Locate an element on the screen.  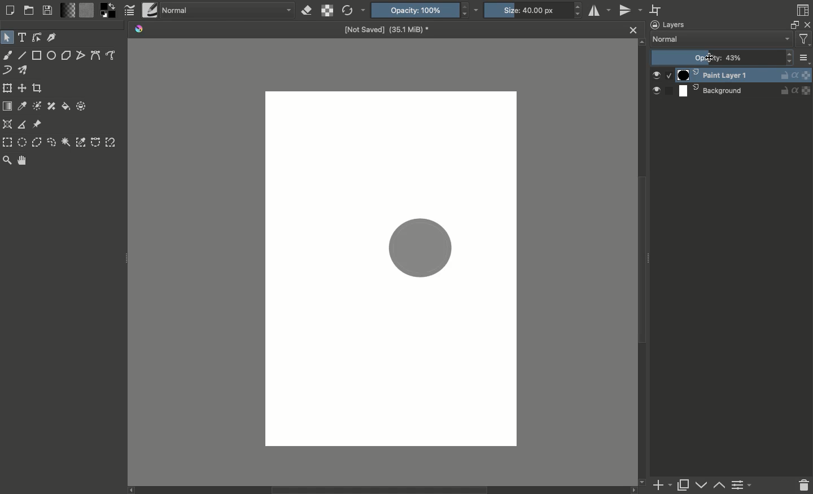
more is located at coordinates (805, 59).